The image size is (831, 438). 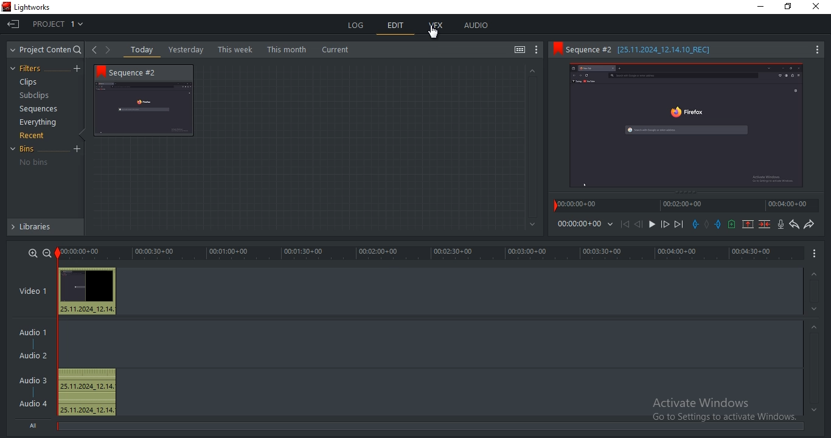 What do you see at coordinates (625, 225) in the screenshot?
I see `move backward` at bounding box center [625, 225].